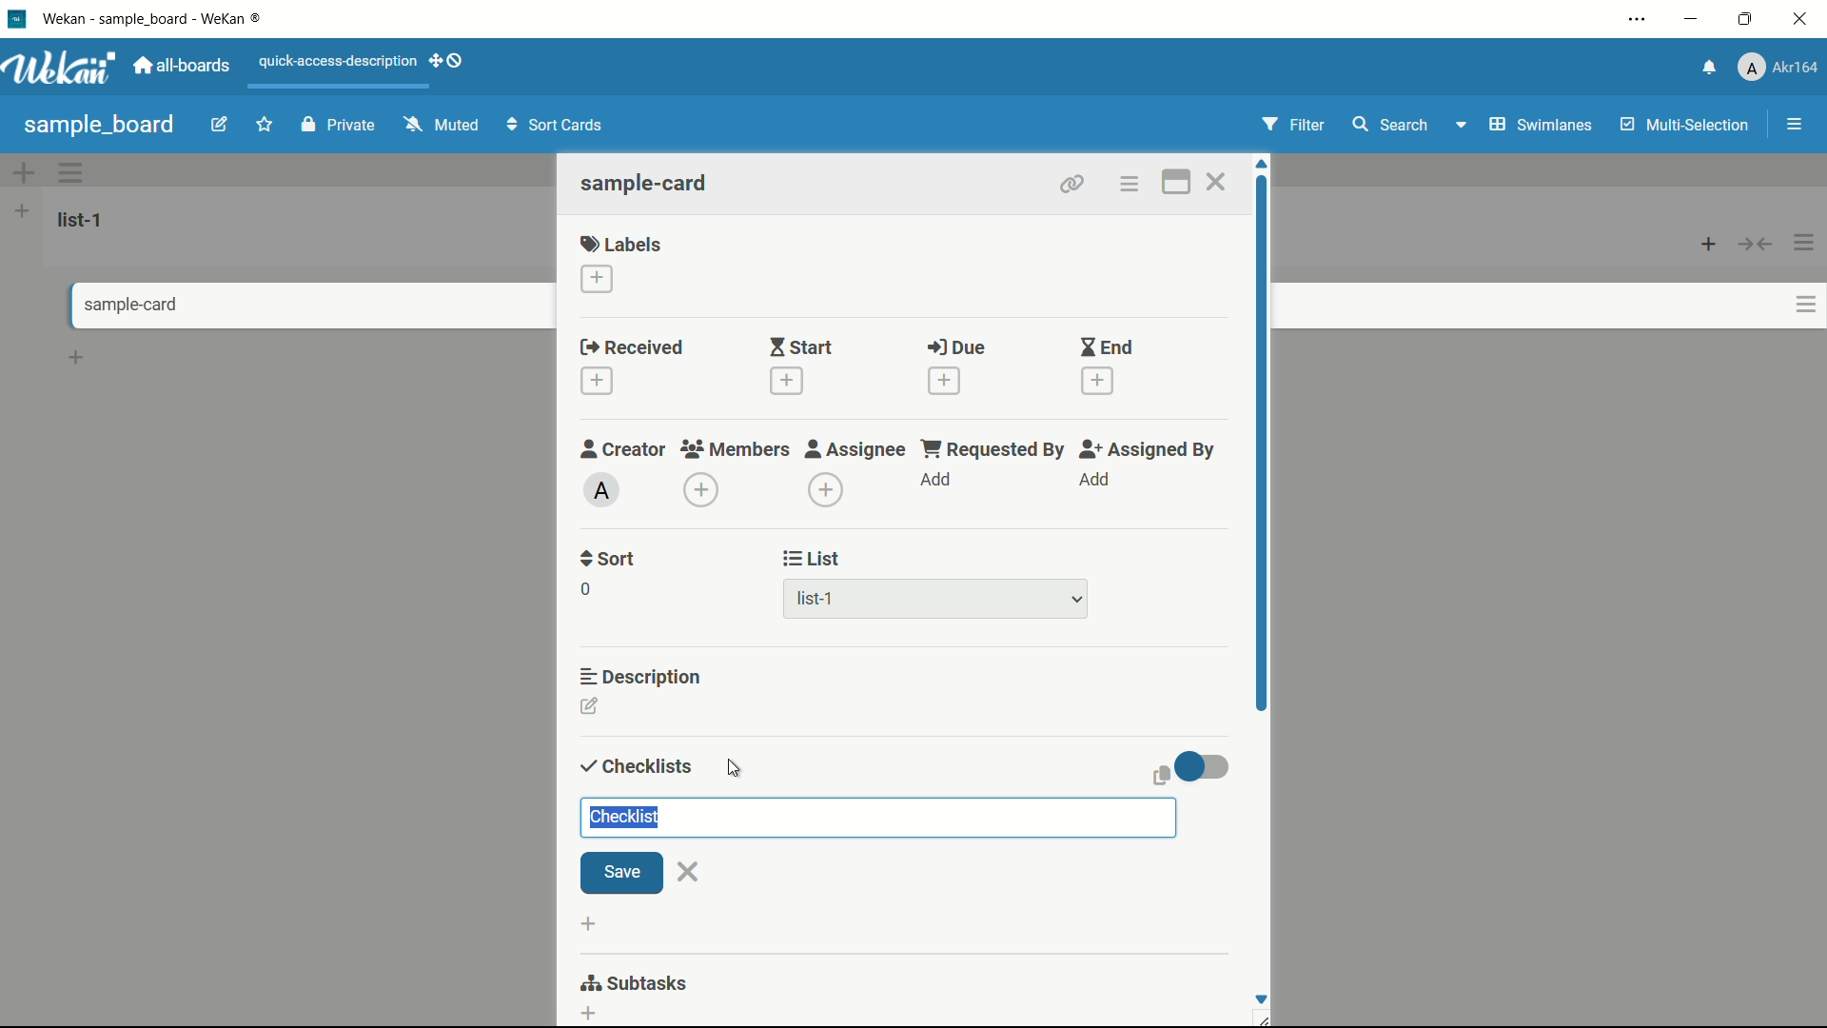 The width and height of the screenshot is (1827, 1028). Describe the element at coordinates (339, 61) in the screenshot. I see `quick-access-description` at that location.